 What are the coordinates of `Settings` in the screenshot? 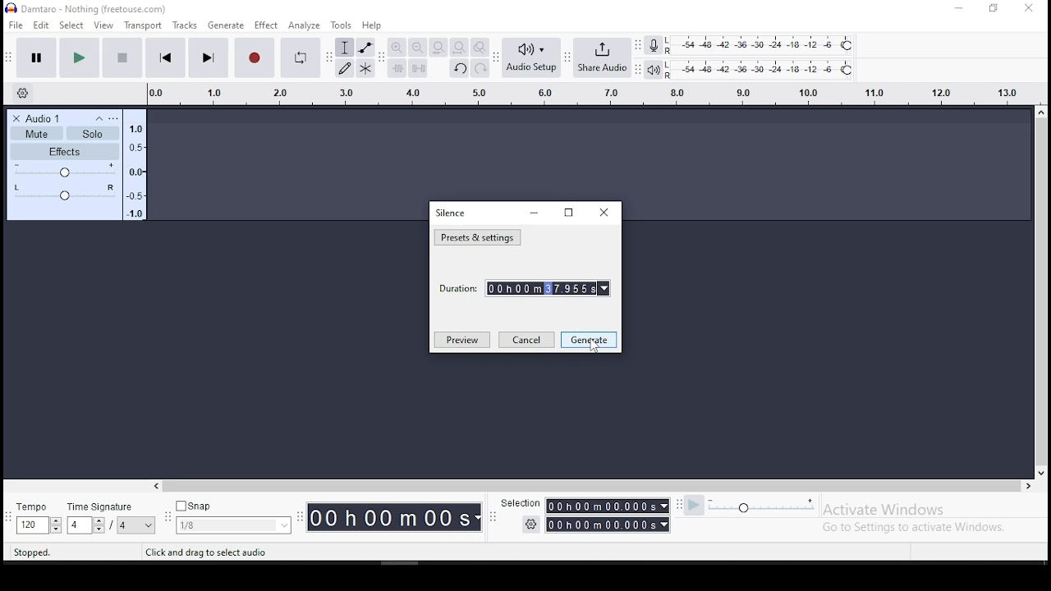 It's located at (106, 117).